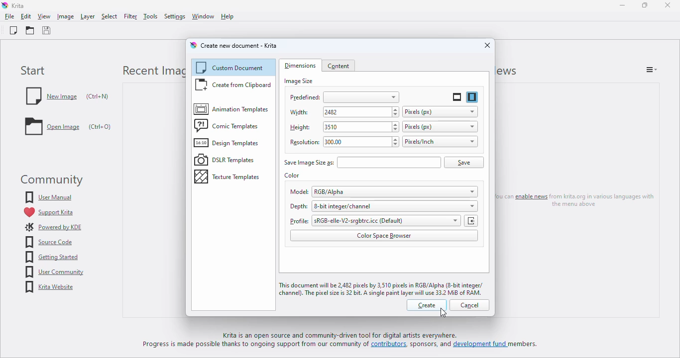  What do you see at coordinates (19, 5) in the screenshot?
I see `krita` at bounding box center [19, 5].